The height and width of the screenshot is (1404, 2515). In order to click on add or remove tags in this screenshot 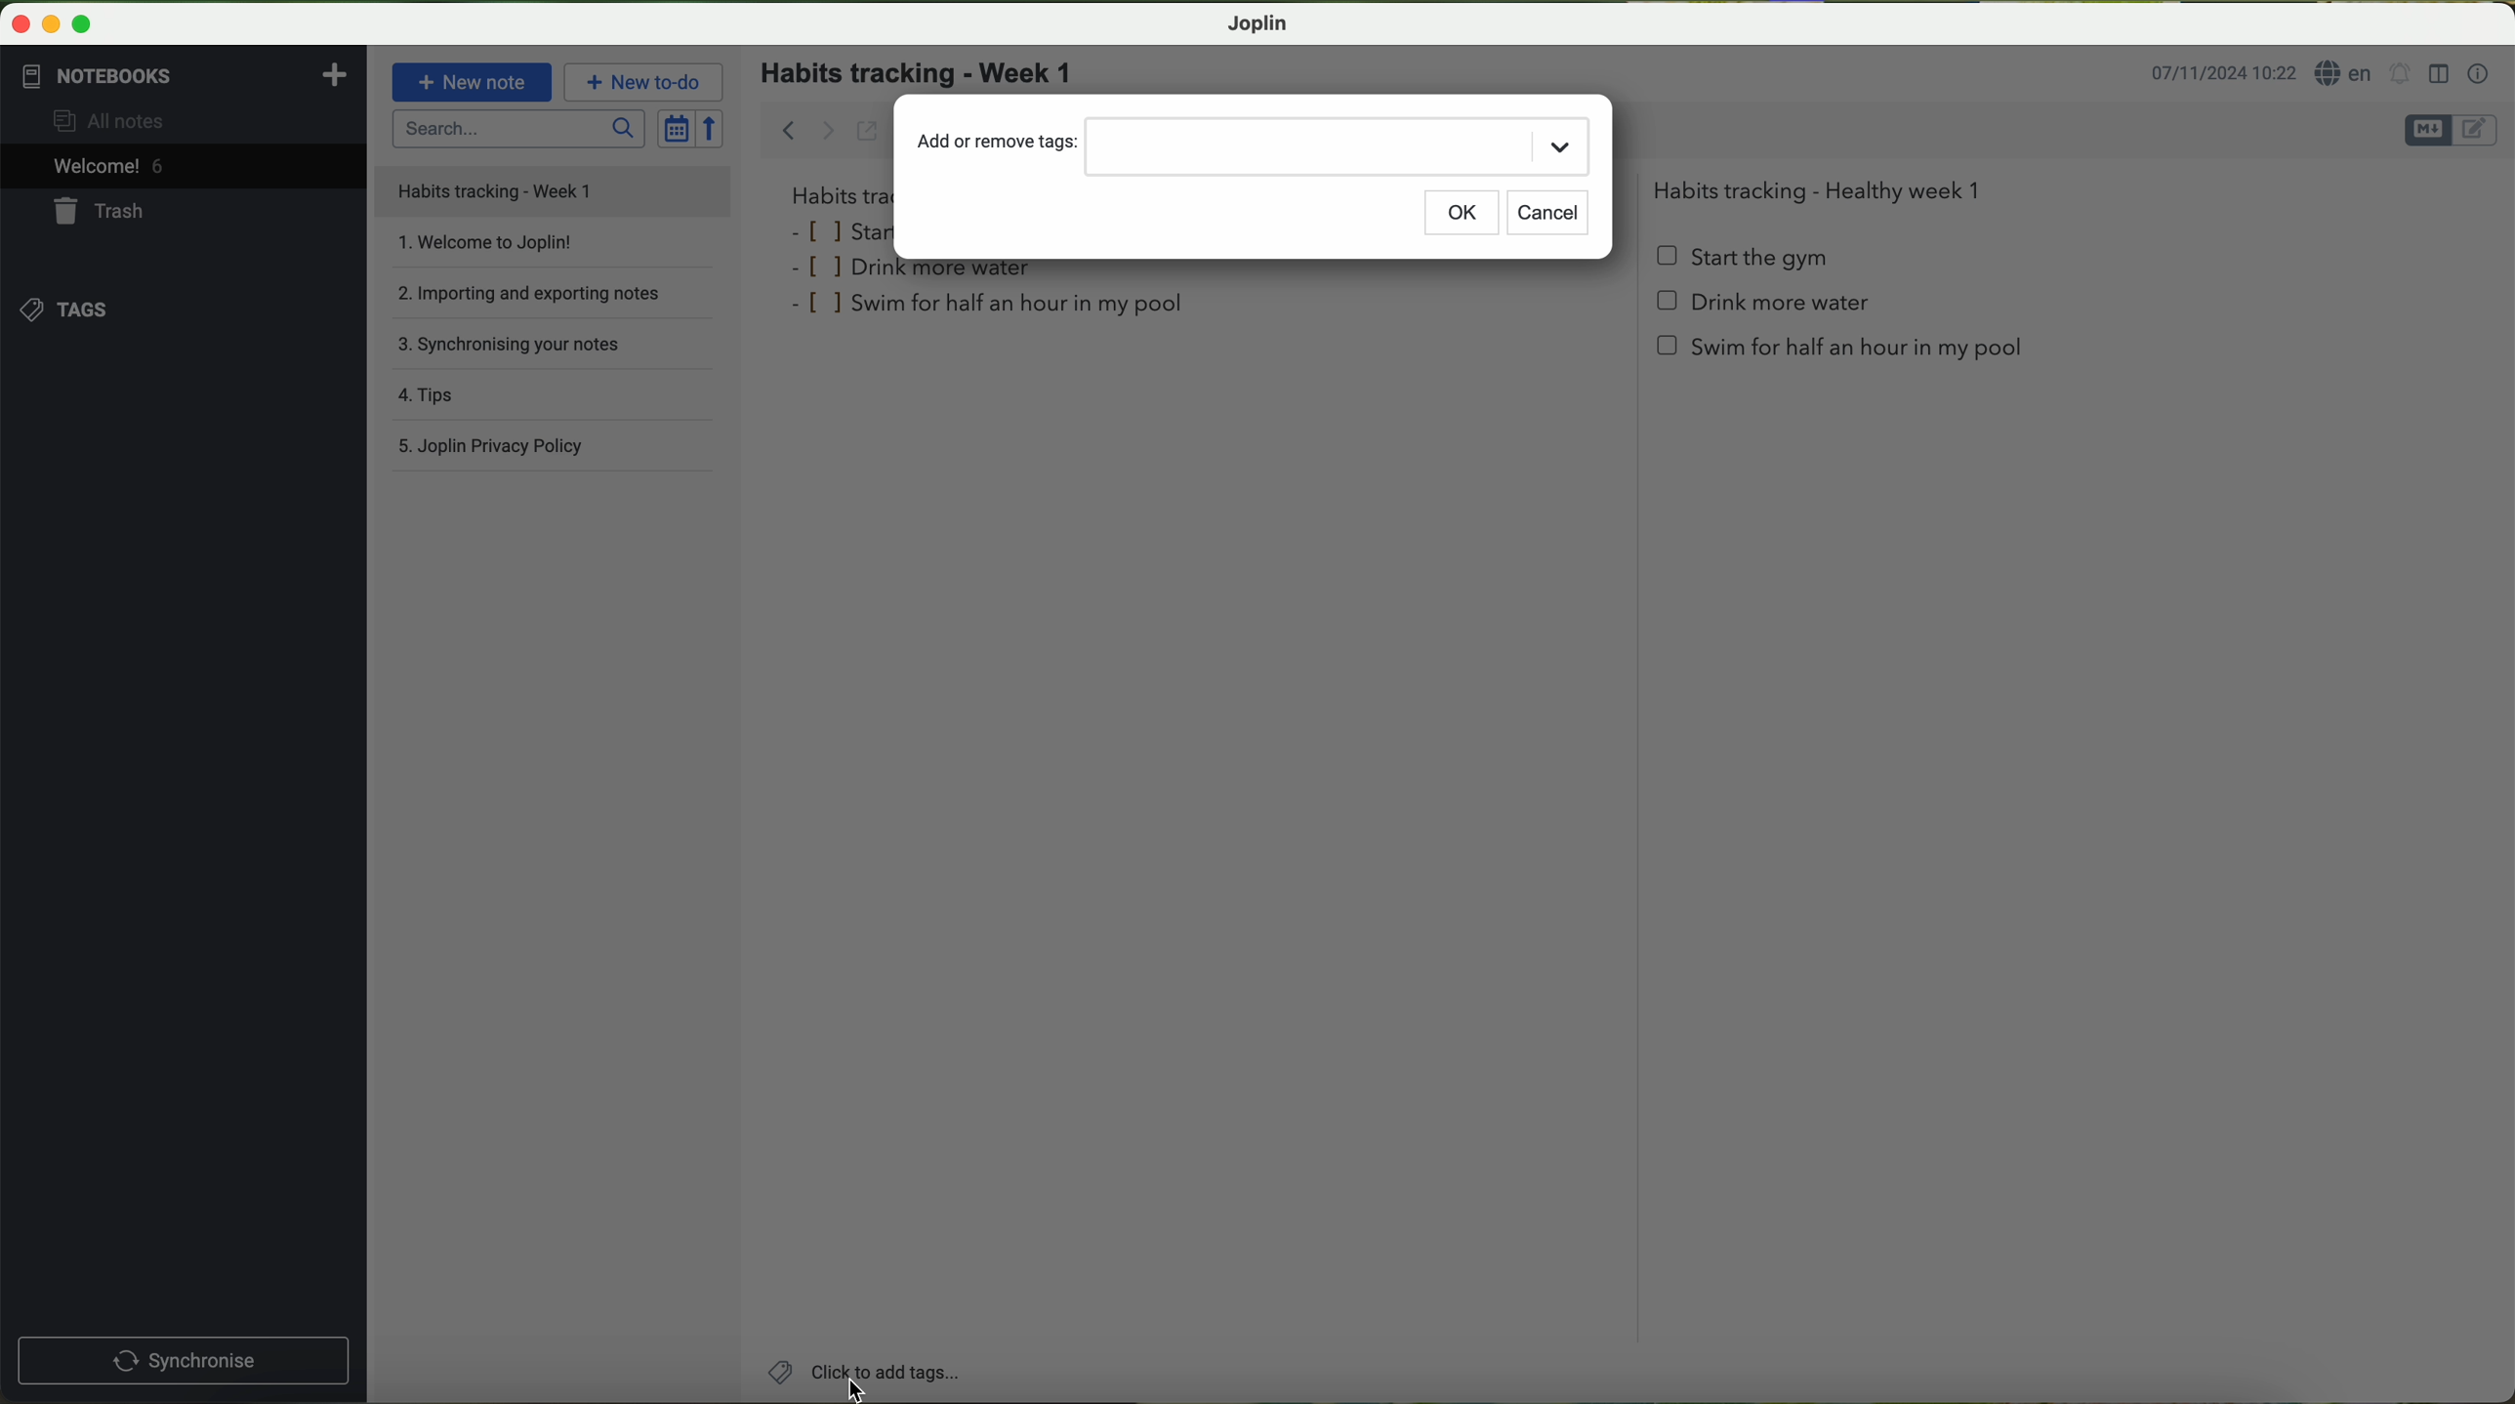, I will do `click(1258, 145)`.